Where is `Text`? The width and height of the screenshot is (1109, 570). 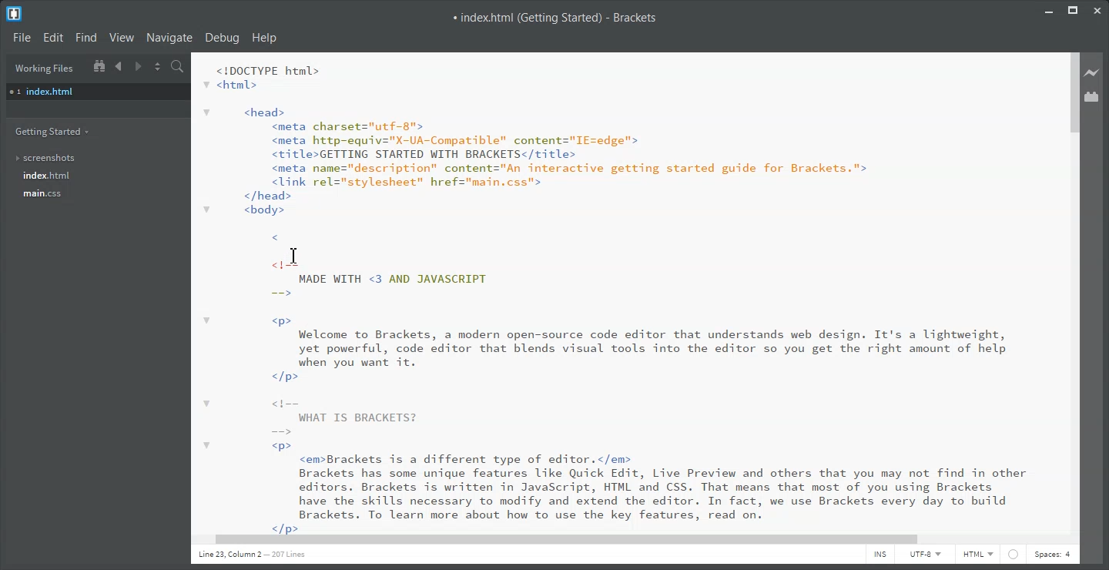 Text is located at coordinates (556, 18).